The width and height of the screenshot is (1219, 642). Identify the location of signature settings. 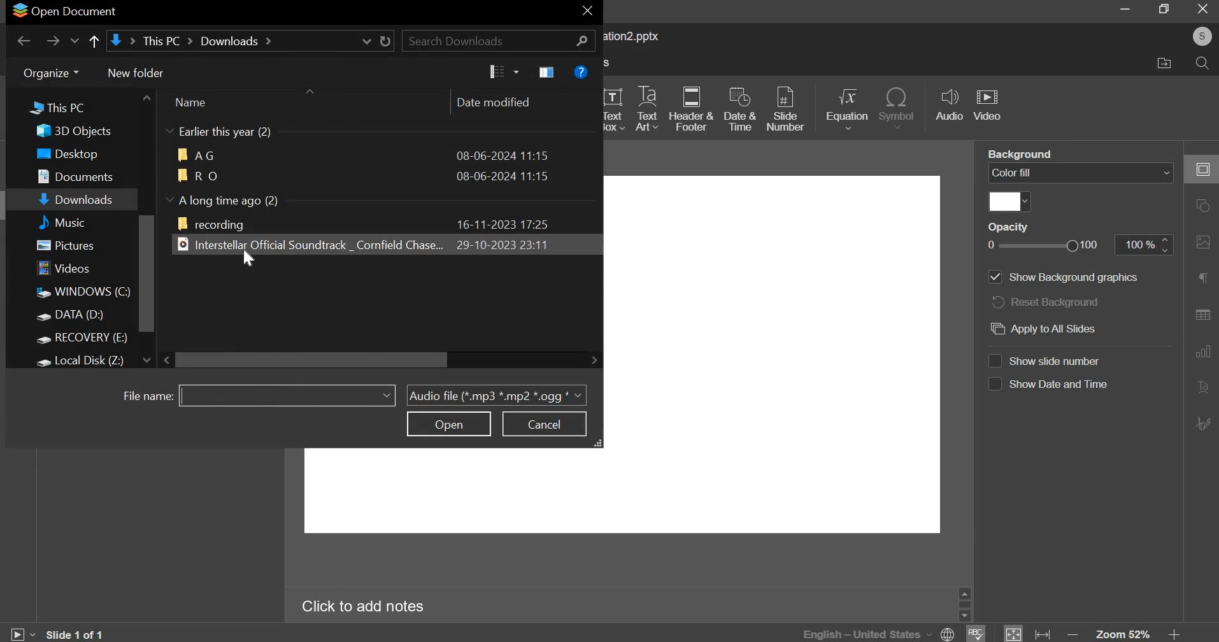
(1201, 423).